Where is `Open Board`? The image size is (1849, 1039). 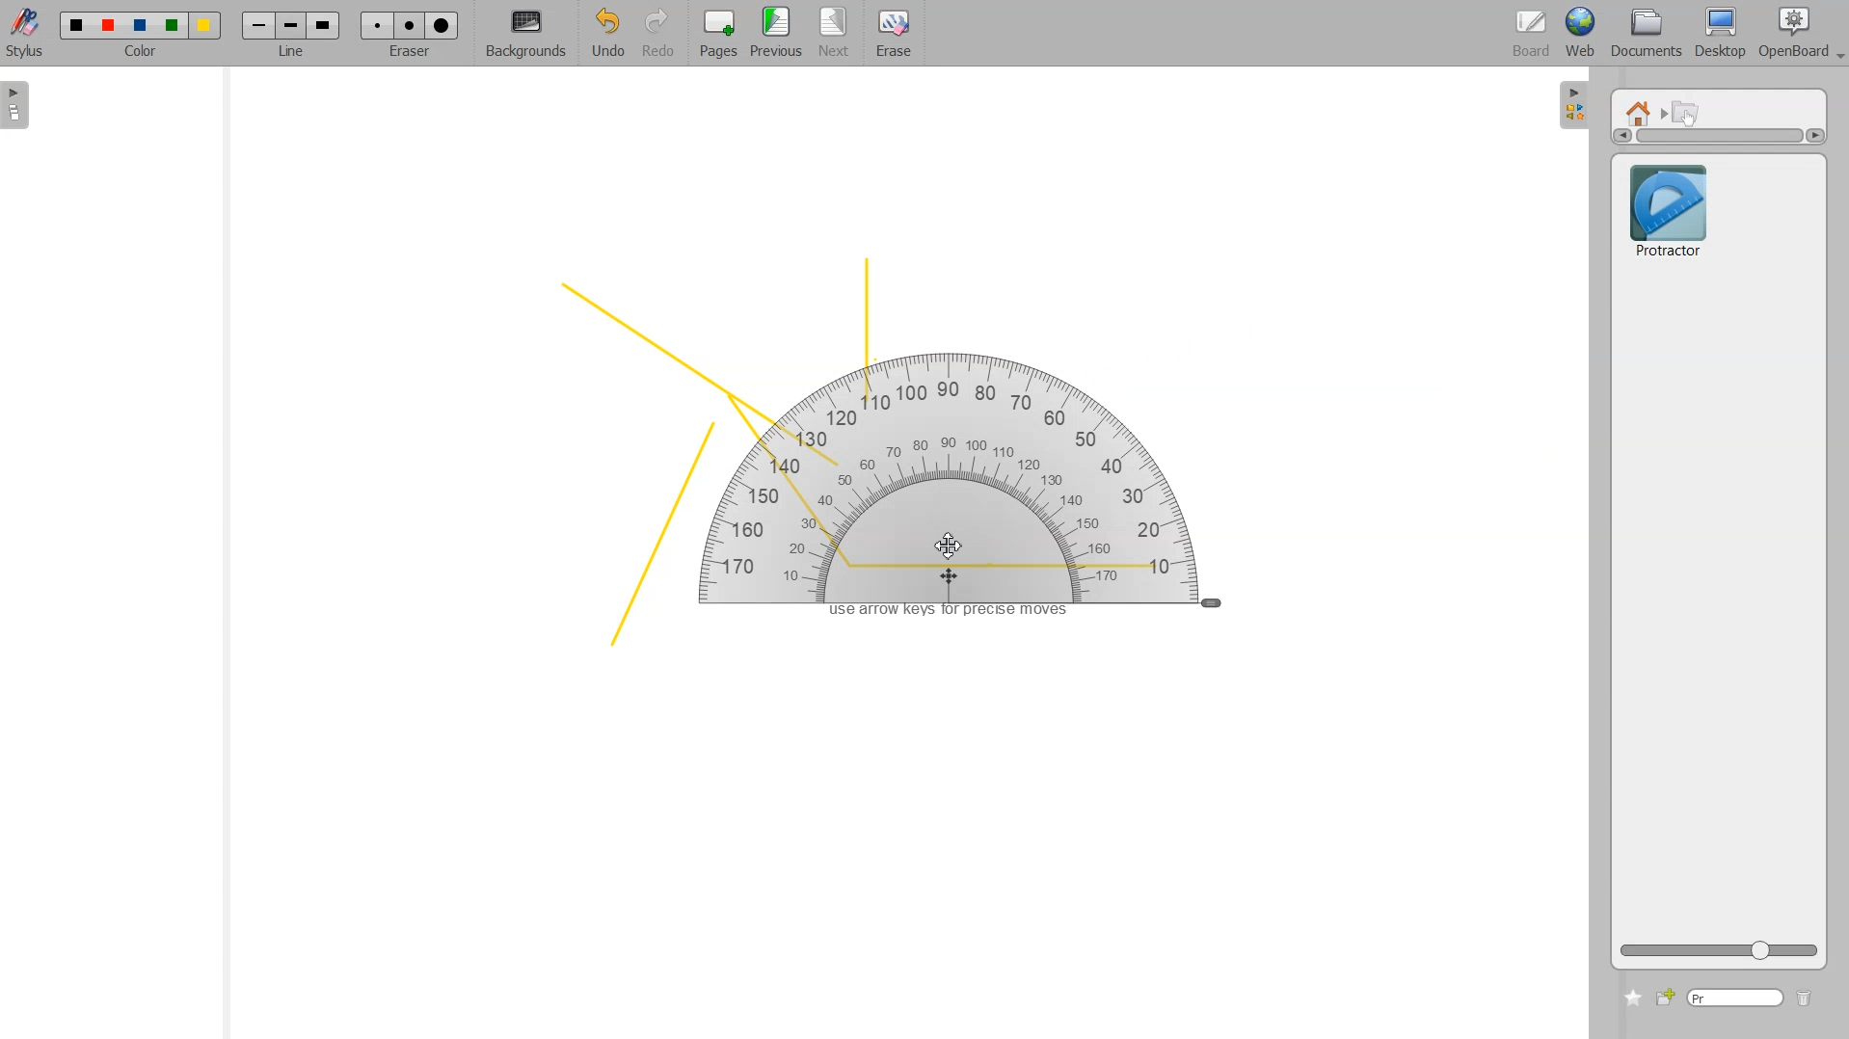 Open Board is located at coordinates (1801, 34).